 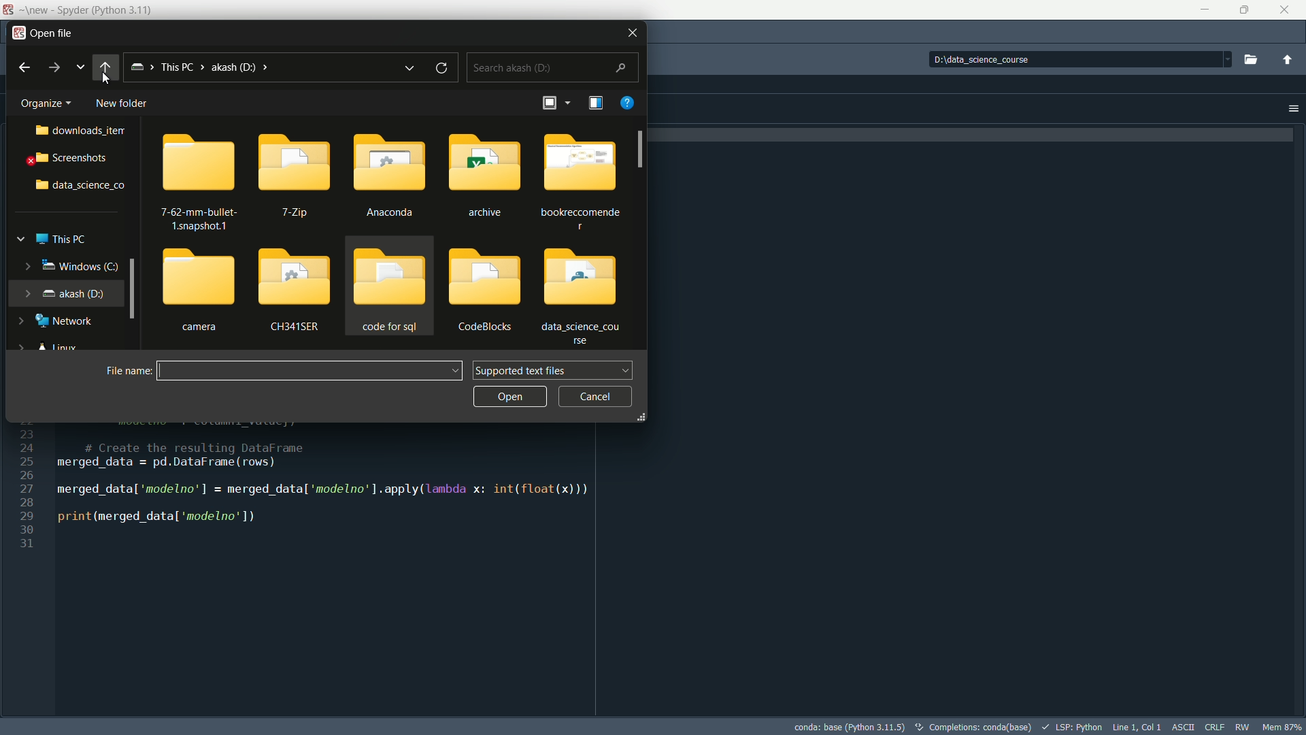 I want to click on cancel, so click(x=595, y=397).